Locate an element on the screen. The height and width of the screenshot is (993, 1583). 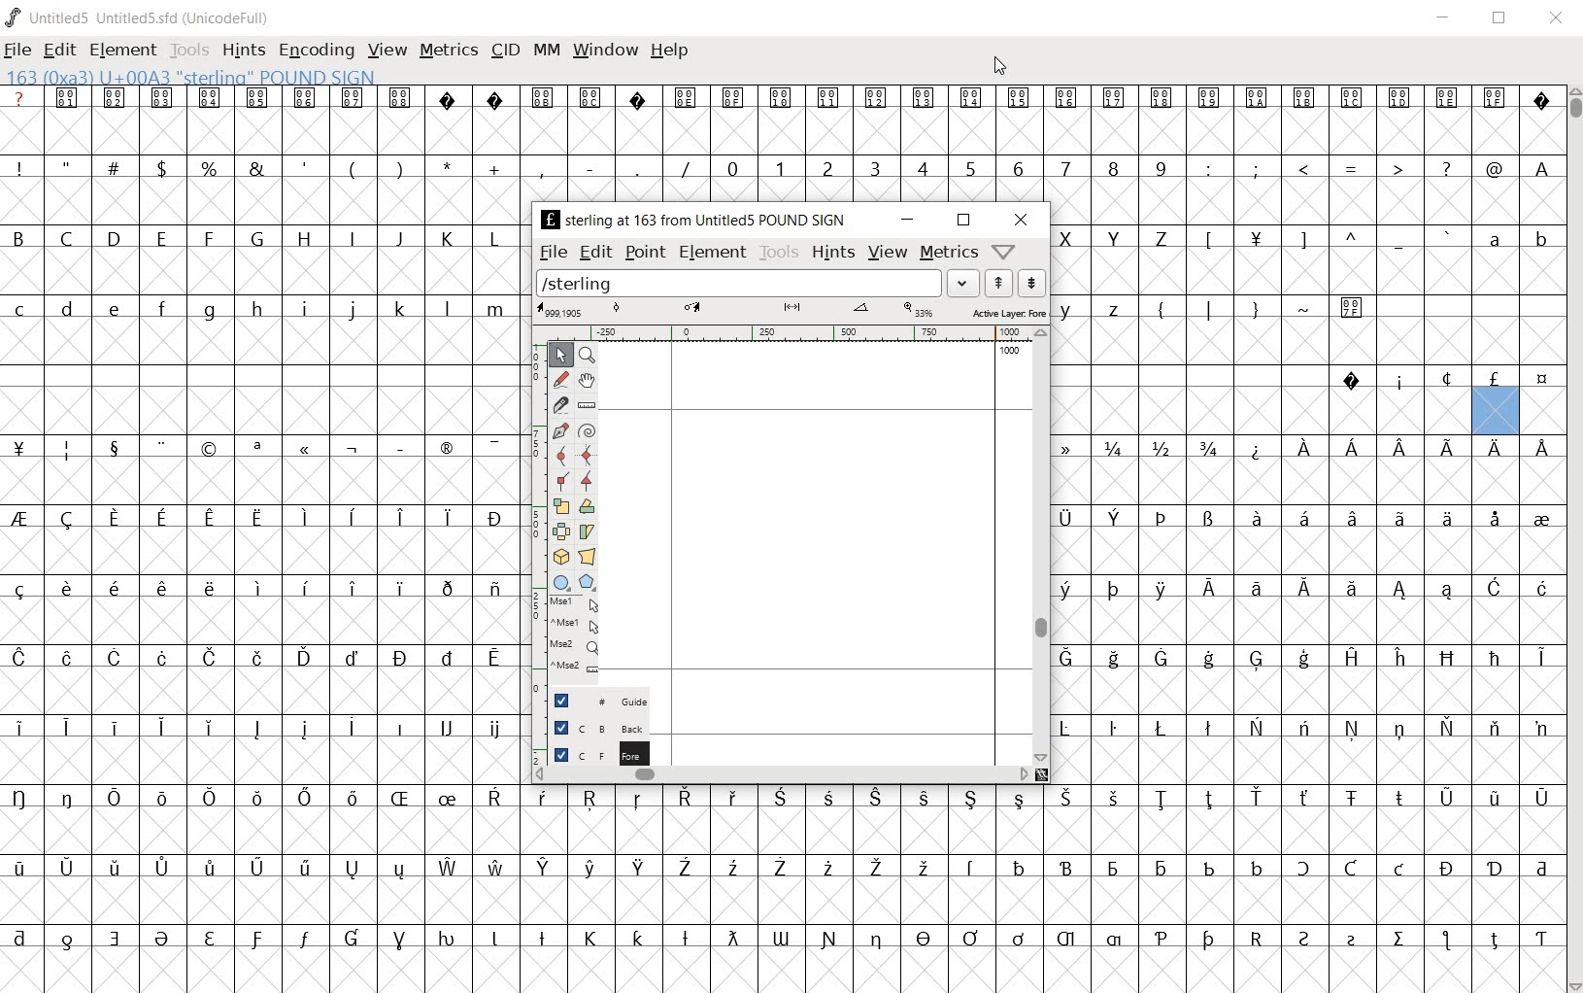
Symbol is located at coordinates (1541, 867).